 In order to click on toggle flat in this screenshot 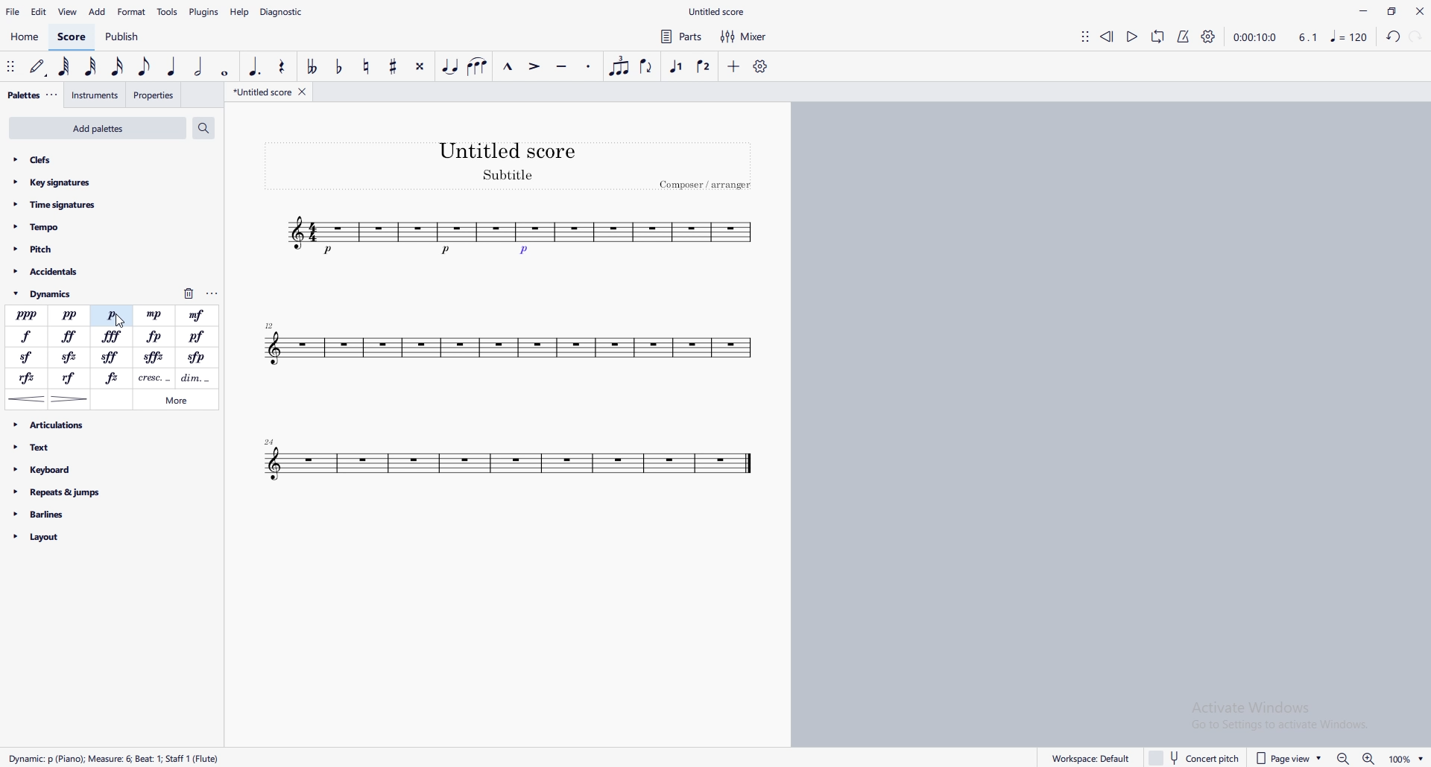, I will do `click(341, 66)`.